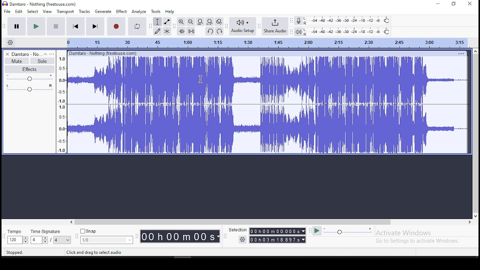 The image size is (480, 270). What do you see at coordinates (199, 78) in the screenshot?
I see `mouse pointer` at bounding box center [199, 78].